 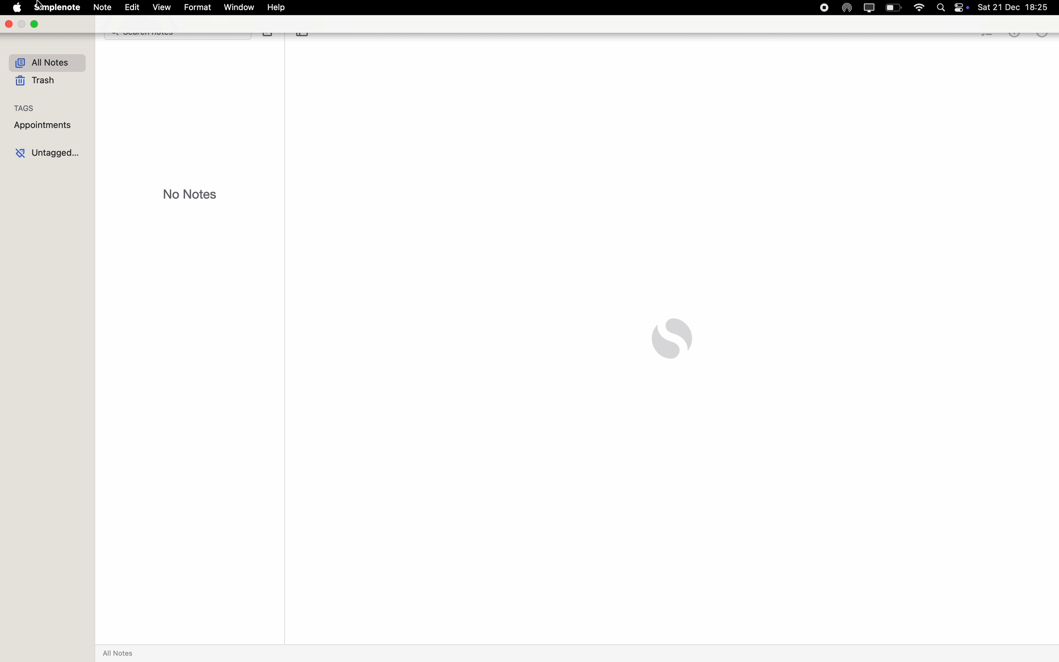 What do you see at coordinates (44, 124) in the screenshot?
I see `appointments` at bounding box center [44, 124].